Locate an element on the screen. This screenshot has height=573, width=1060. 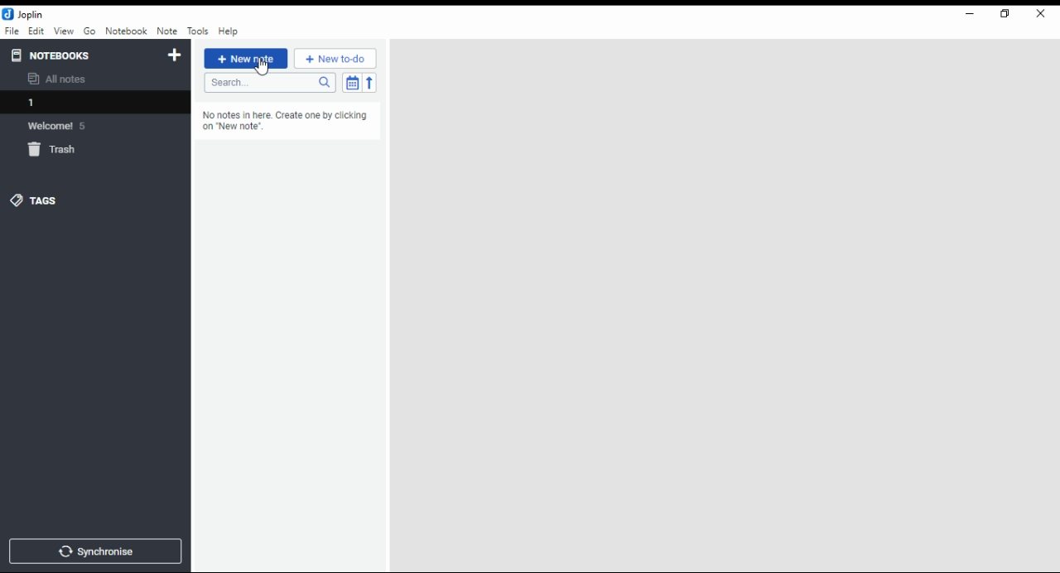
maximize is located at coordinates (1005, 14).